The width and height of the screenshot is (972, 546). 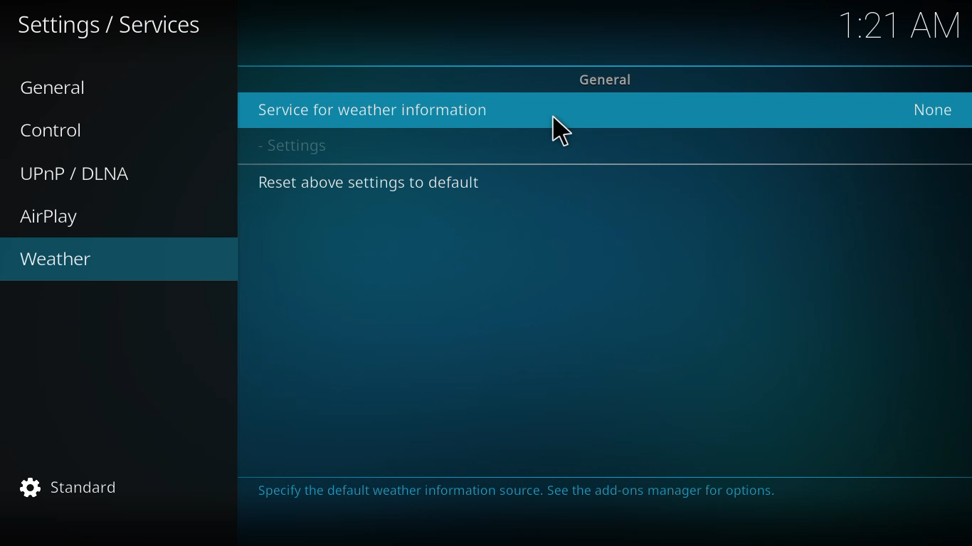 I want to click on airplay, so click(x=52, y=218).